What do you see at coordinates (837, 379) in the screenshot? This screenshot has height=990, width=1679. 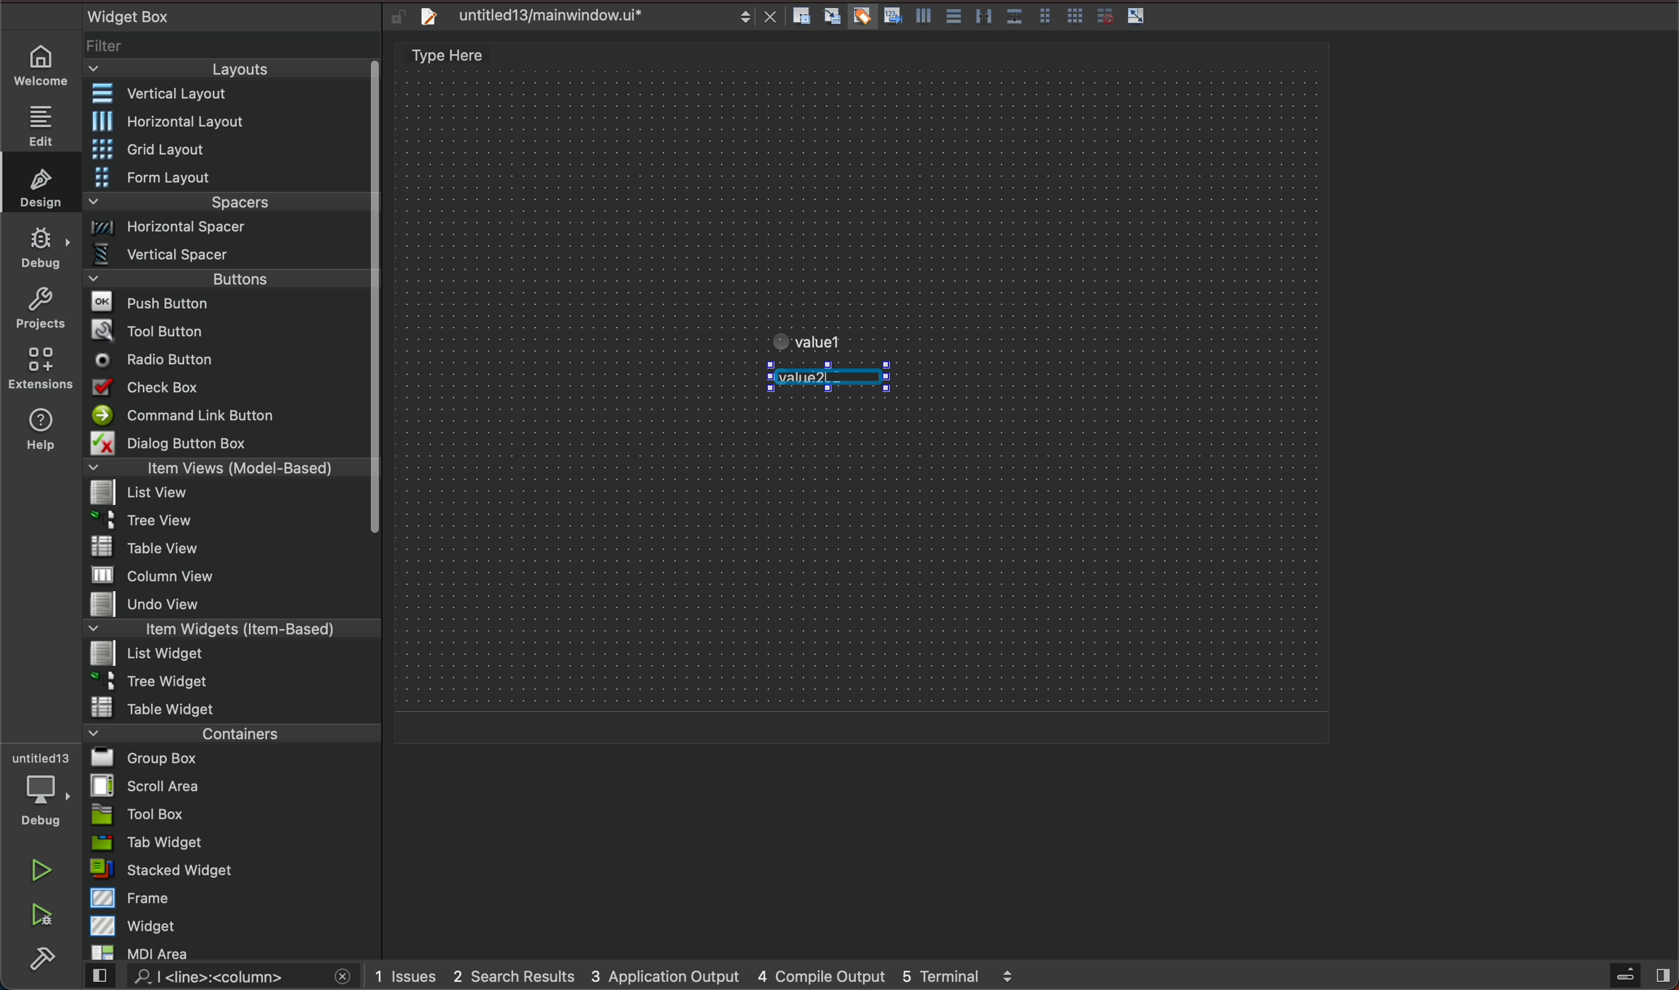 I see `start typing` at bounding box center [837, 379].